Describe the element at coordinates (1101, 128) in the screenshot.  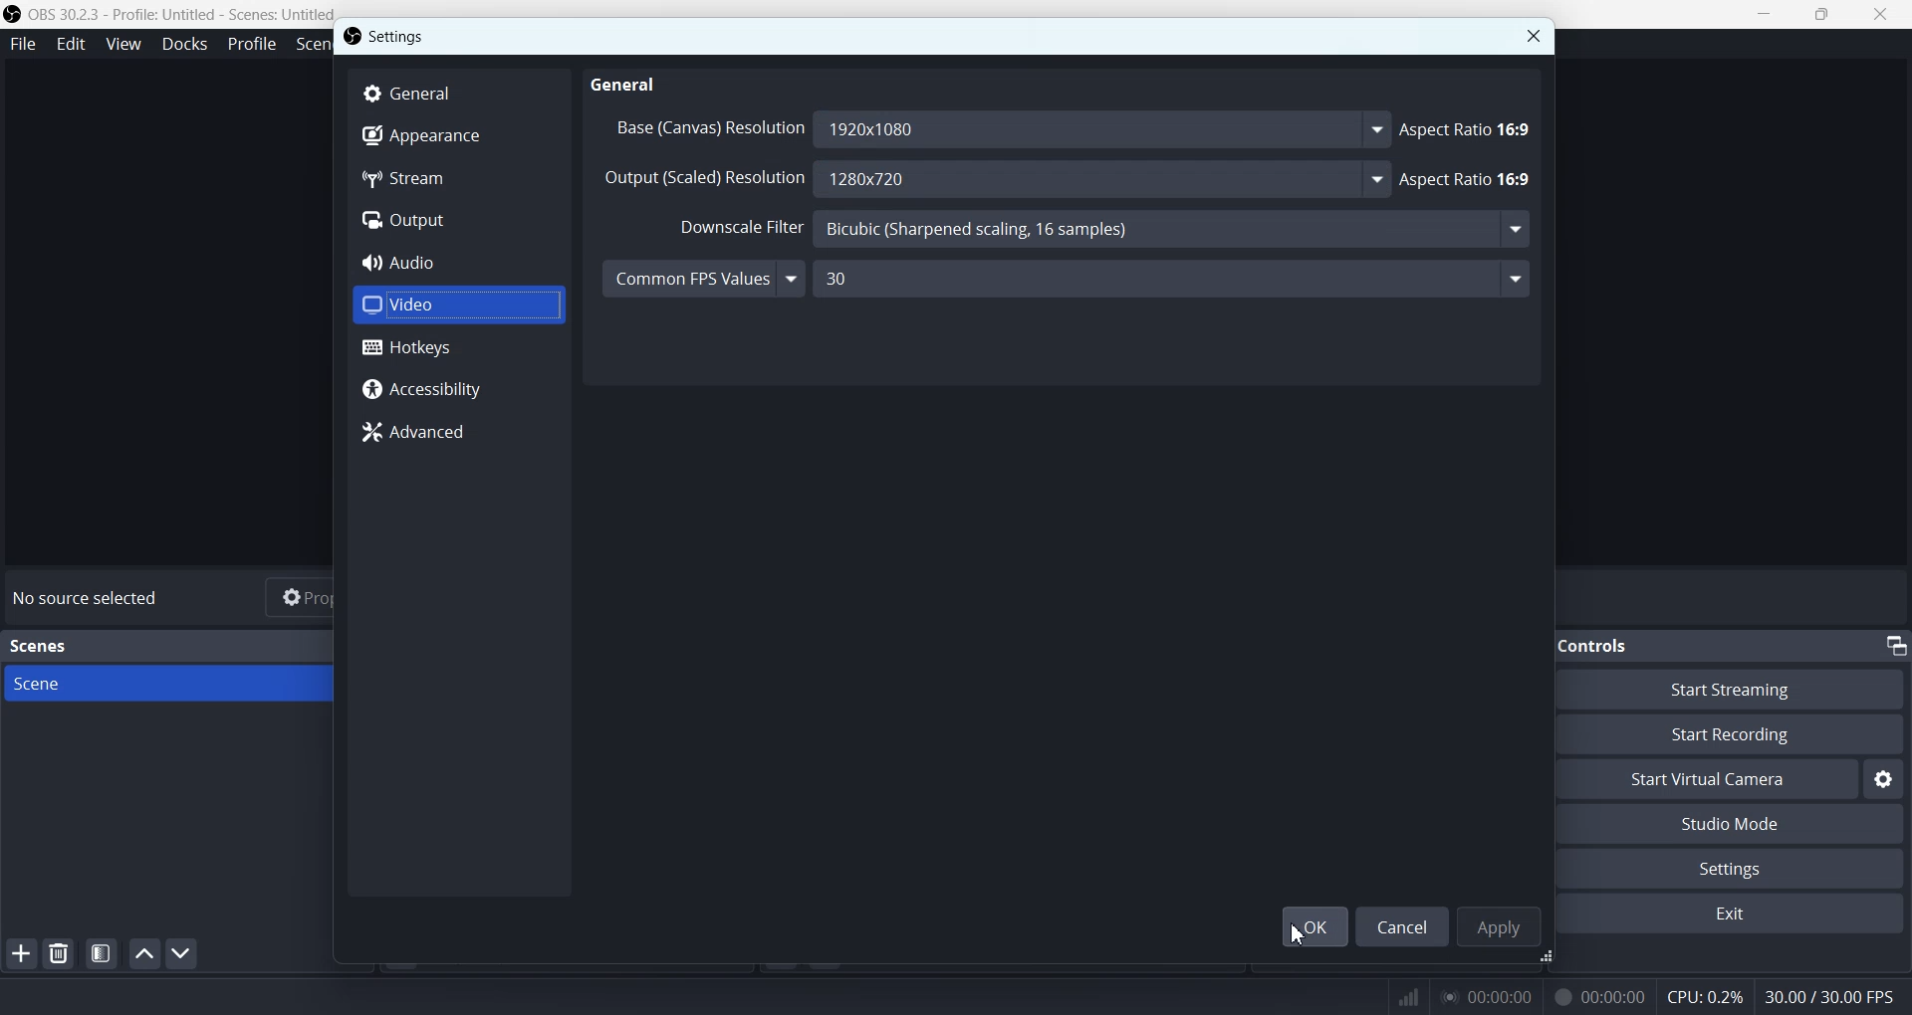
I see `1920x1080` at that location.